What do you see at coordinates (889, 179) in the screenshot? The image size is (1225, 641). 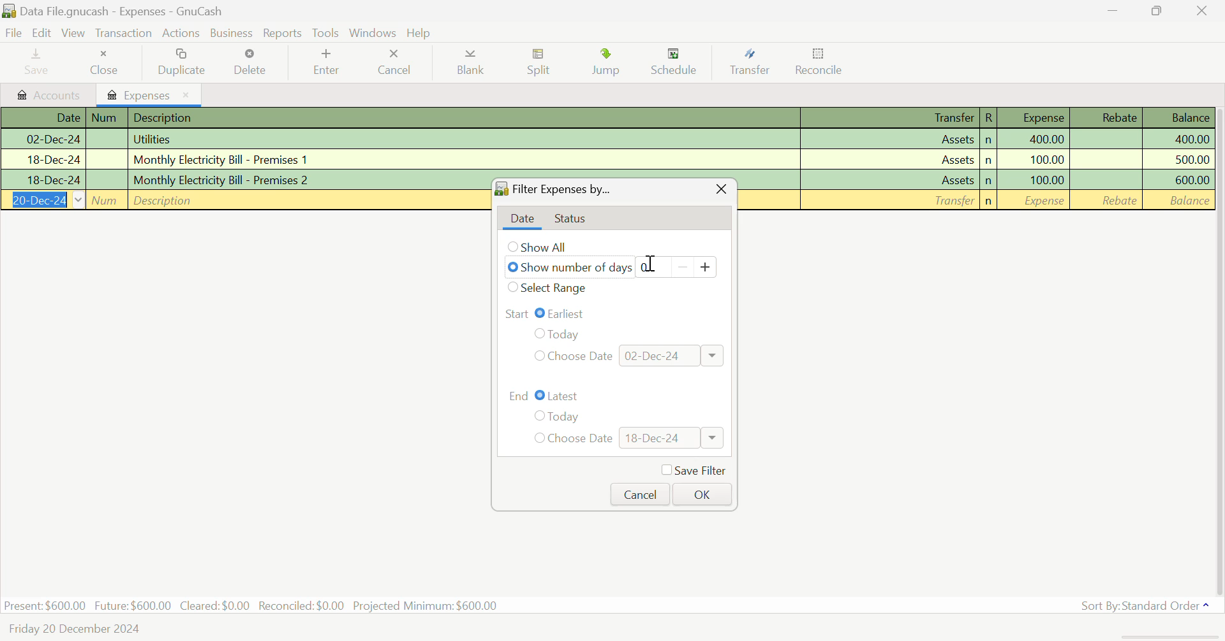 I see `Assets` at bounding box center [889, 179].